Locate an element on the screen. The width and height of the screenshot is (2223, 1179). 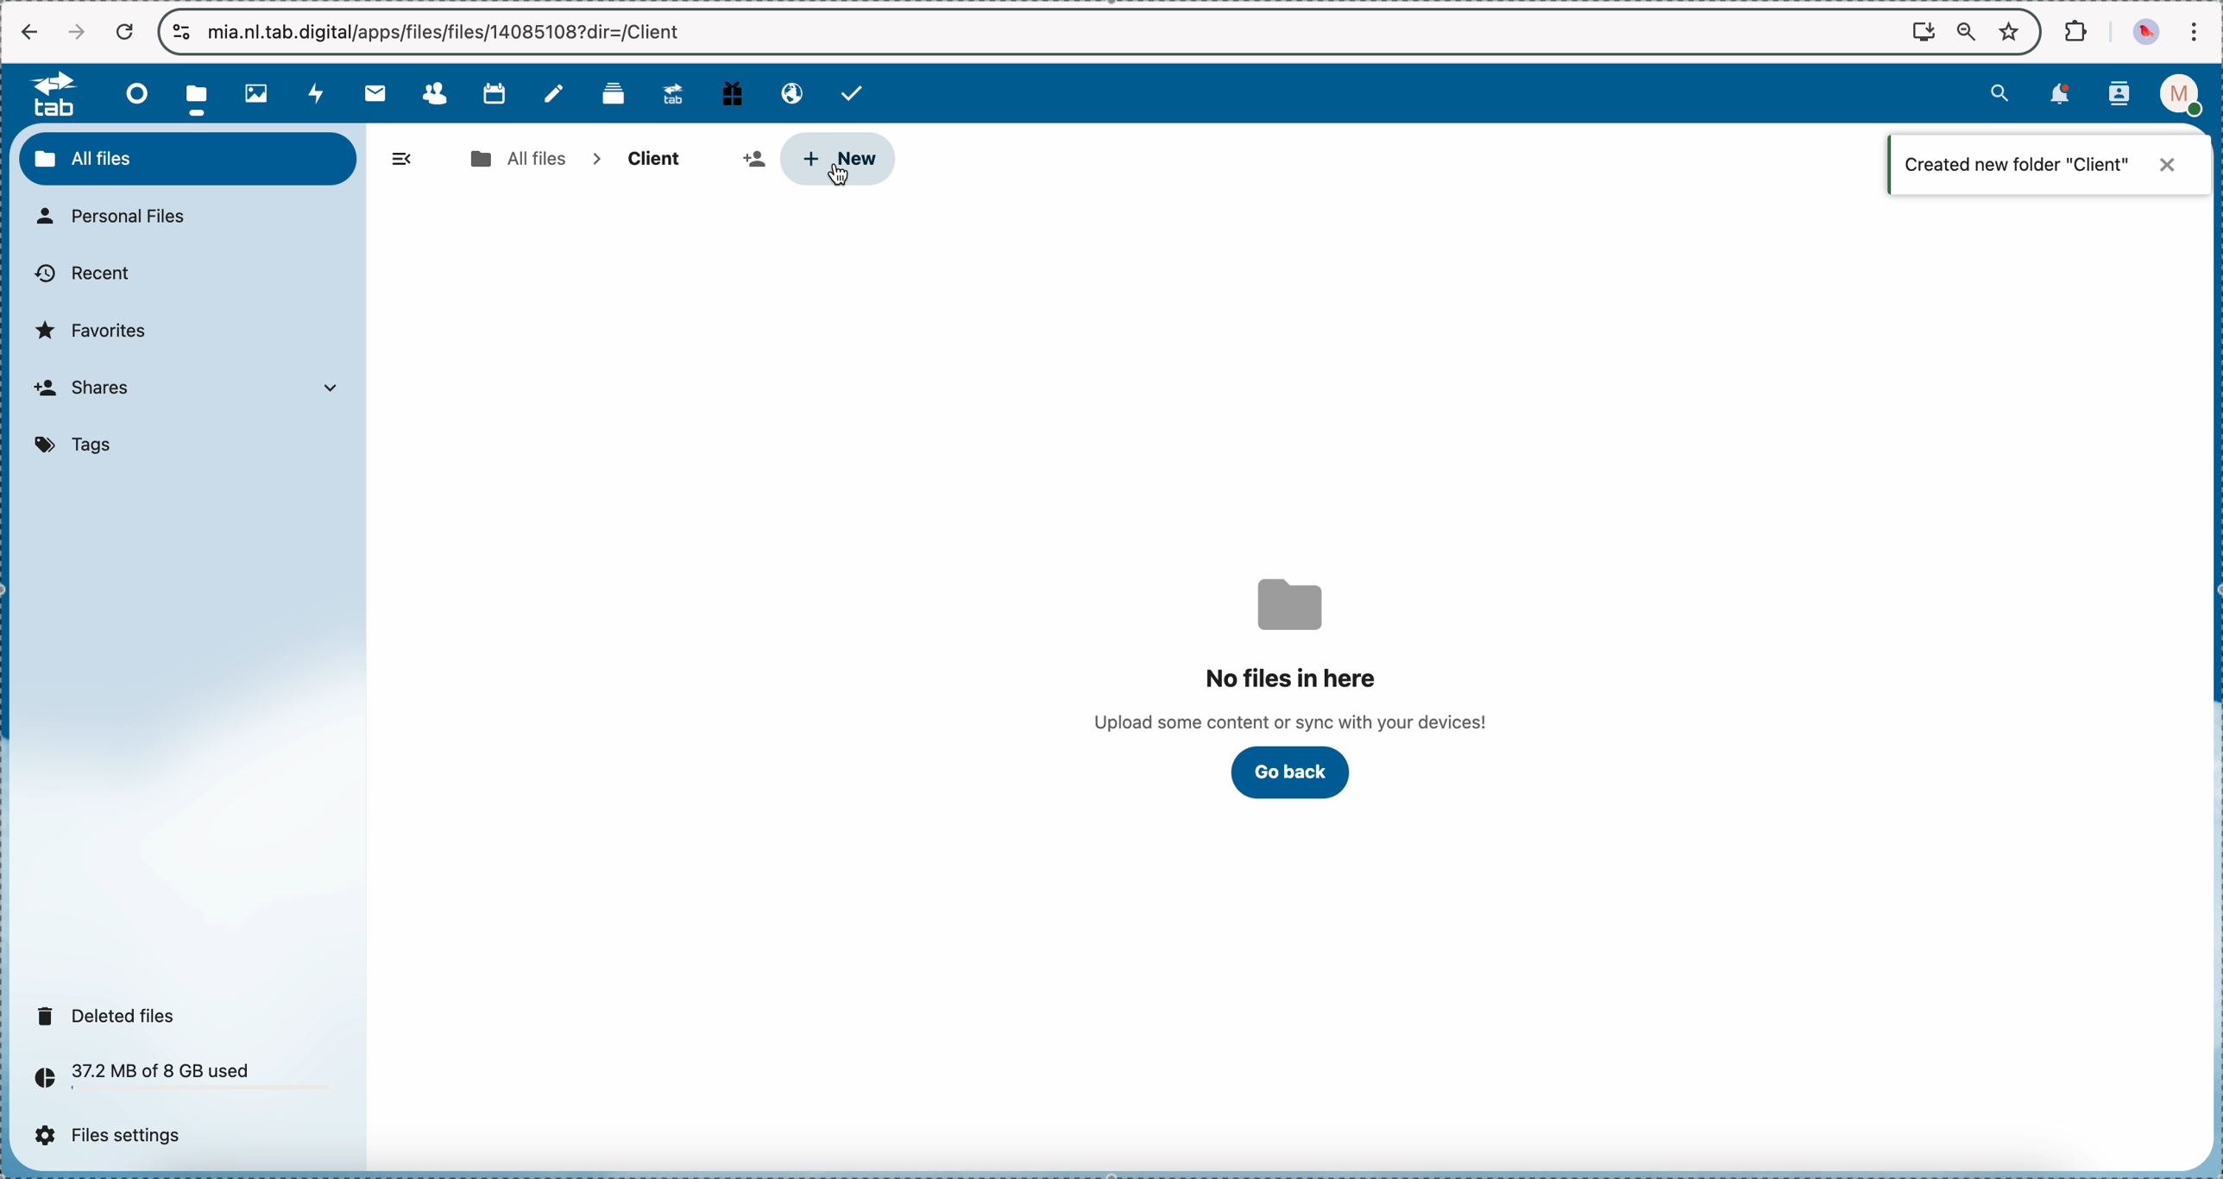
hide menu is located at coordinates (403, 160).